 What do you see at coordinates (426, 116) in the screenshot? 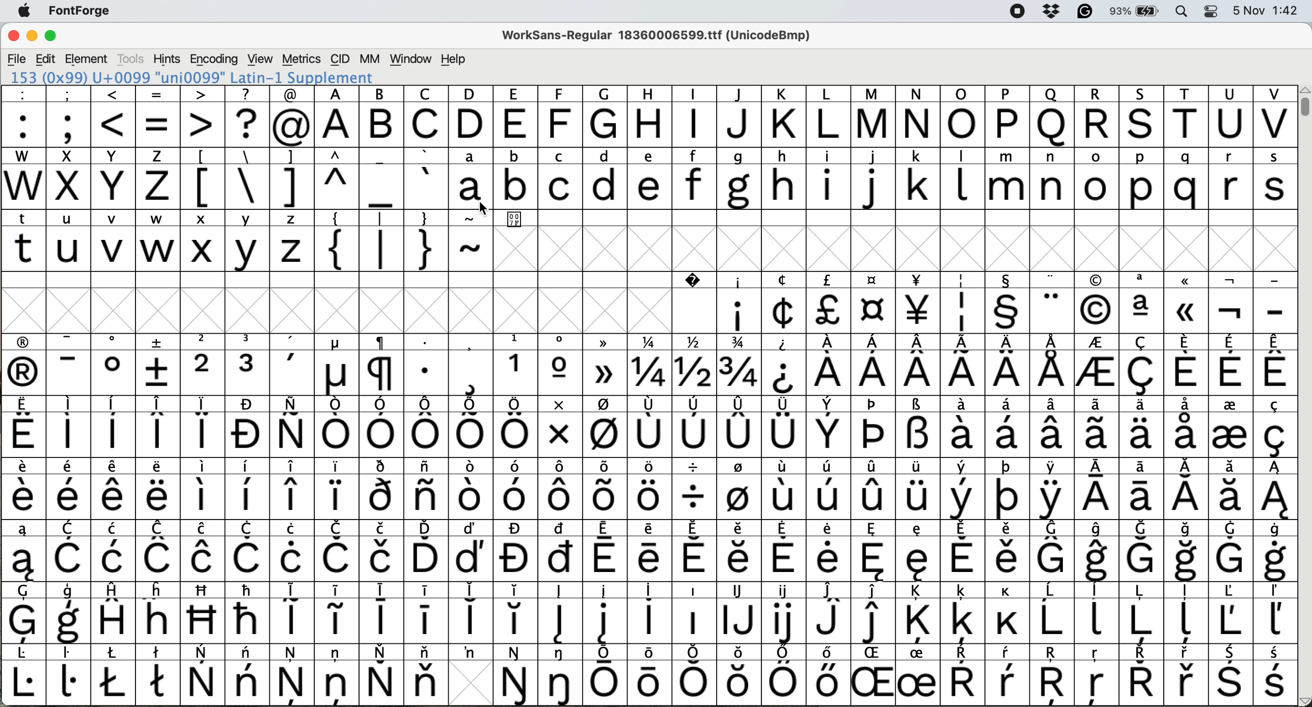
I see `C` at bounding box center [426, 116].